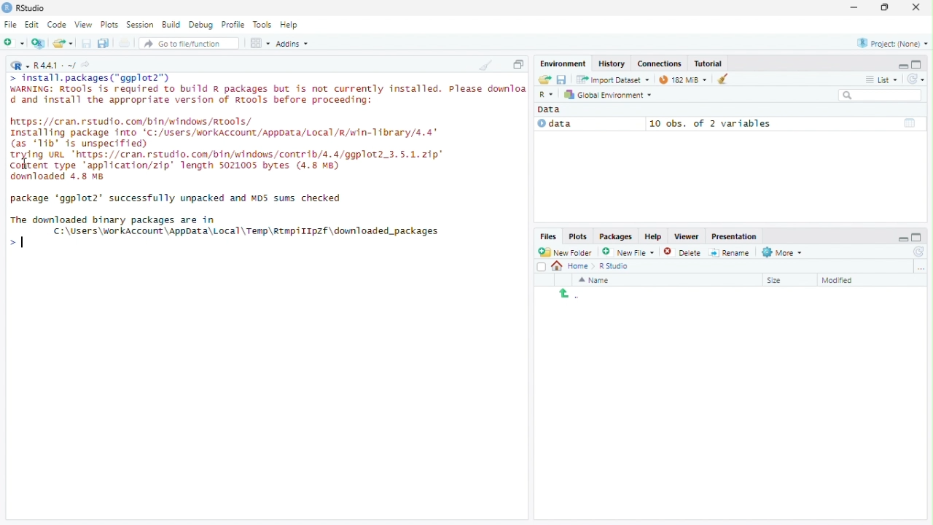  Describe the element at coordinates (855, 8) in the screenshot. I see `minimize` at that location.